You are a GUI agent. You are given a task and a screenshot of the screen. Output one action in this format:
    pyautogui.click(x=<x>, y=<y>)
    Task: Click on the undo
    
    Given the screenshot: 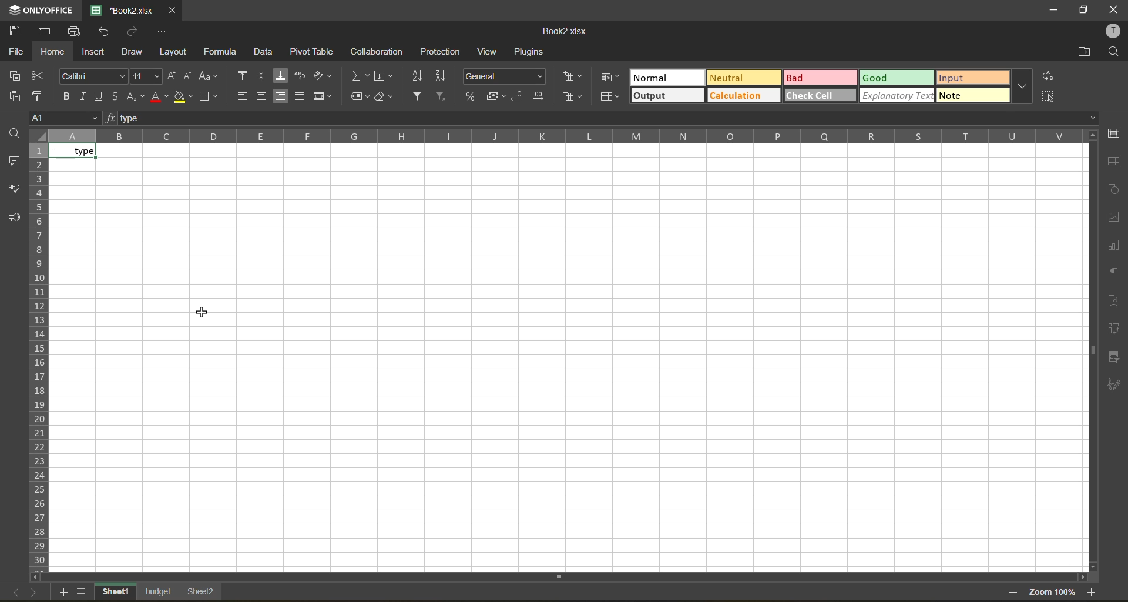 What is the action you would take?
    pyautogui.click(x=102, y=32)
    